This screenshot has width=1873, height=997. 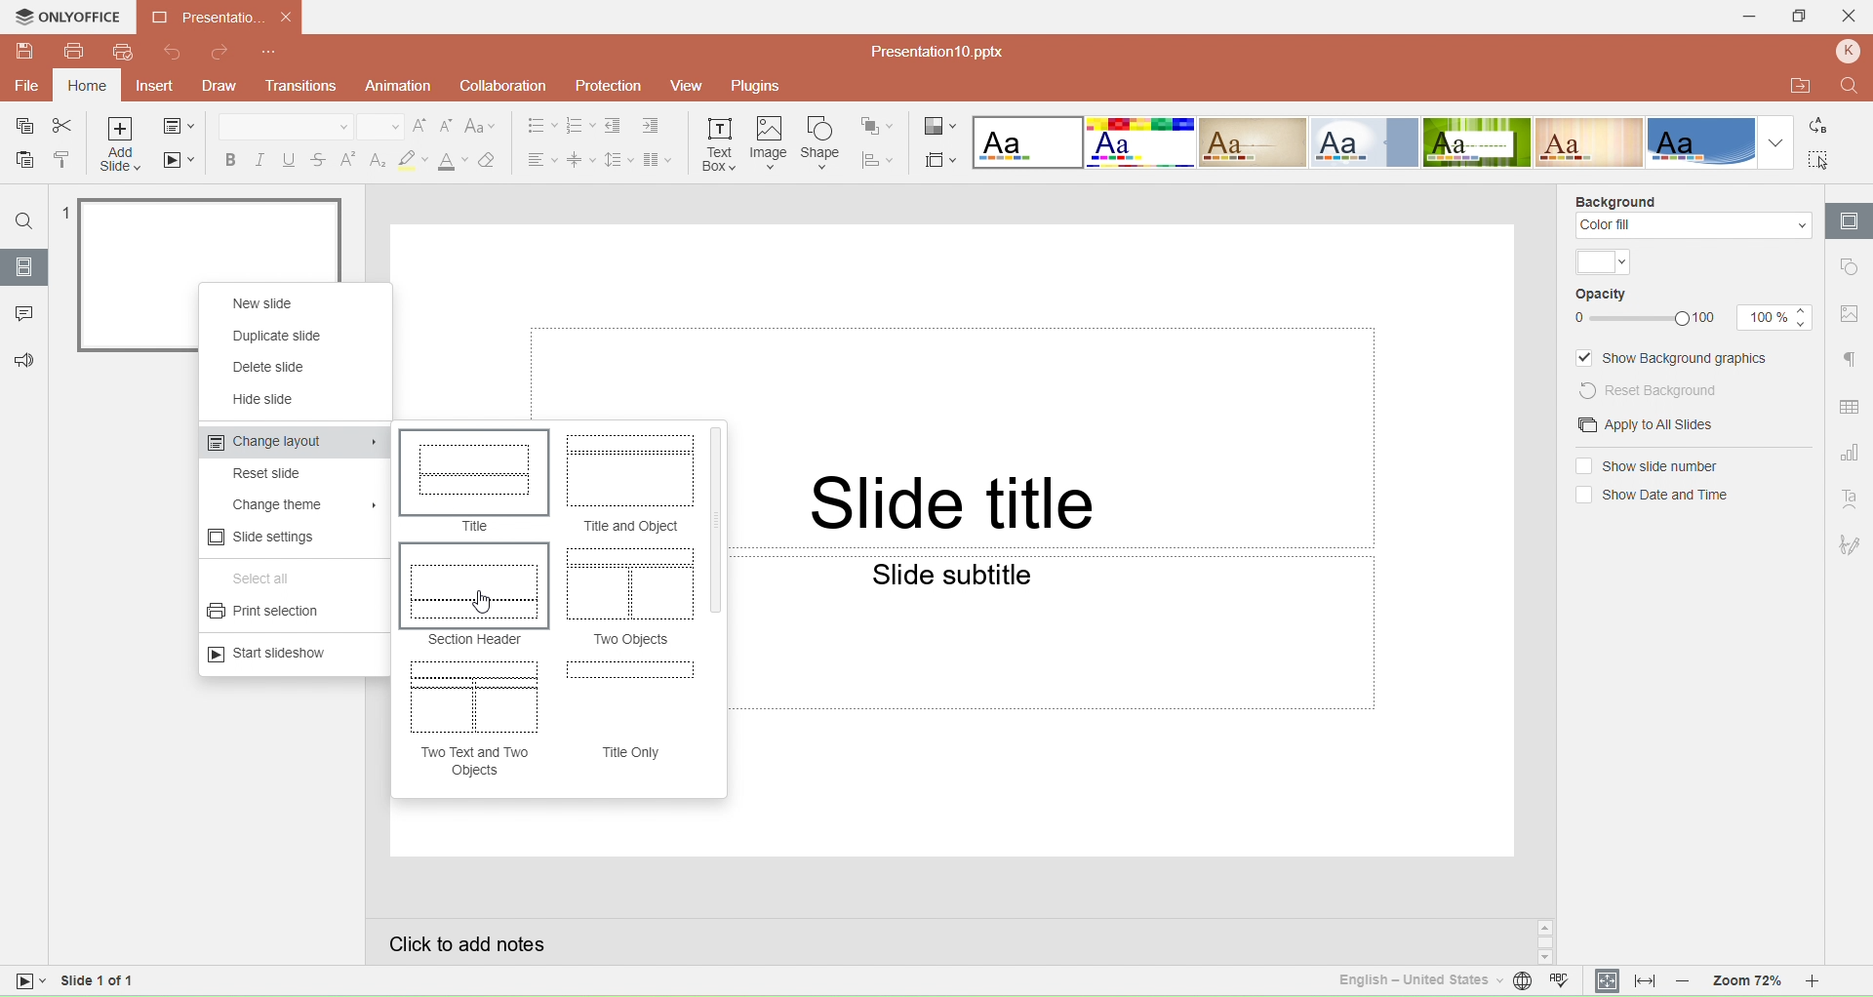 What do you see at coordinates (1604, 262) in the screenshot?
I see `Color theme` at bounding box center [1604, 262].